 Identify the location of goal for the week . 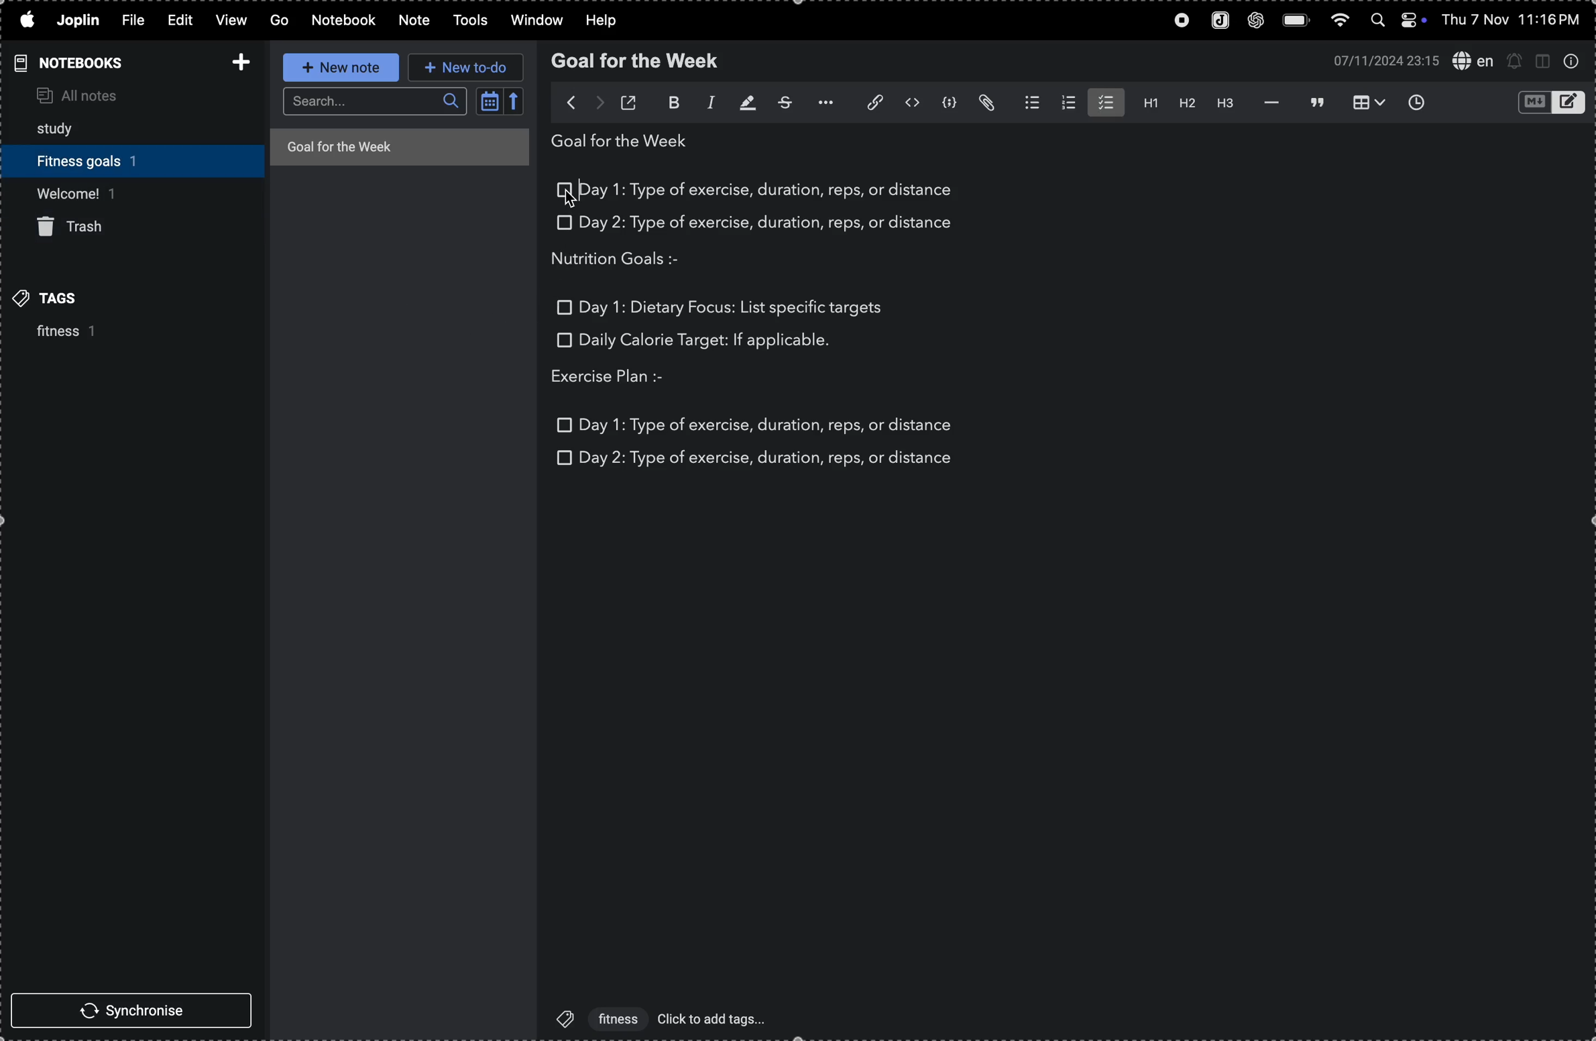
(626, 144).